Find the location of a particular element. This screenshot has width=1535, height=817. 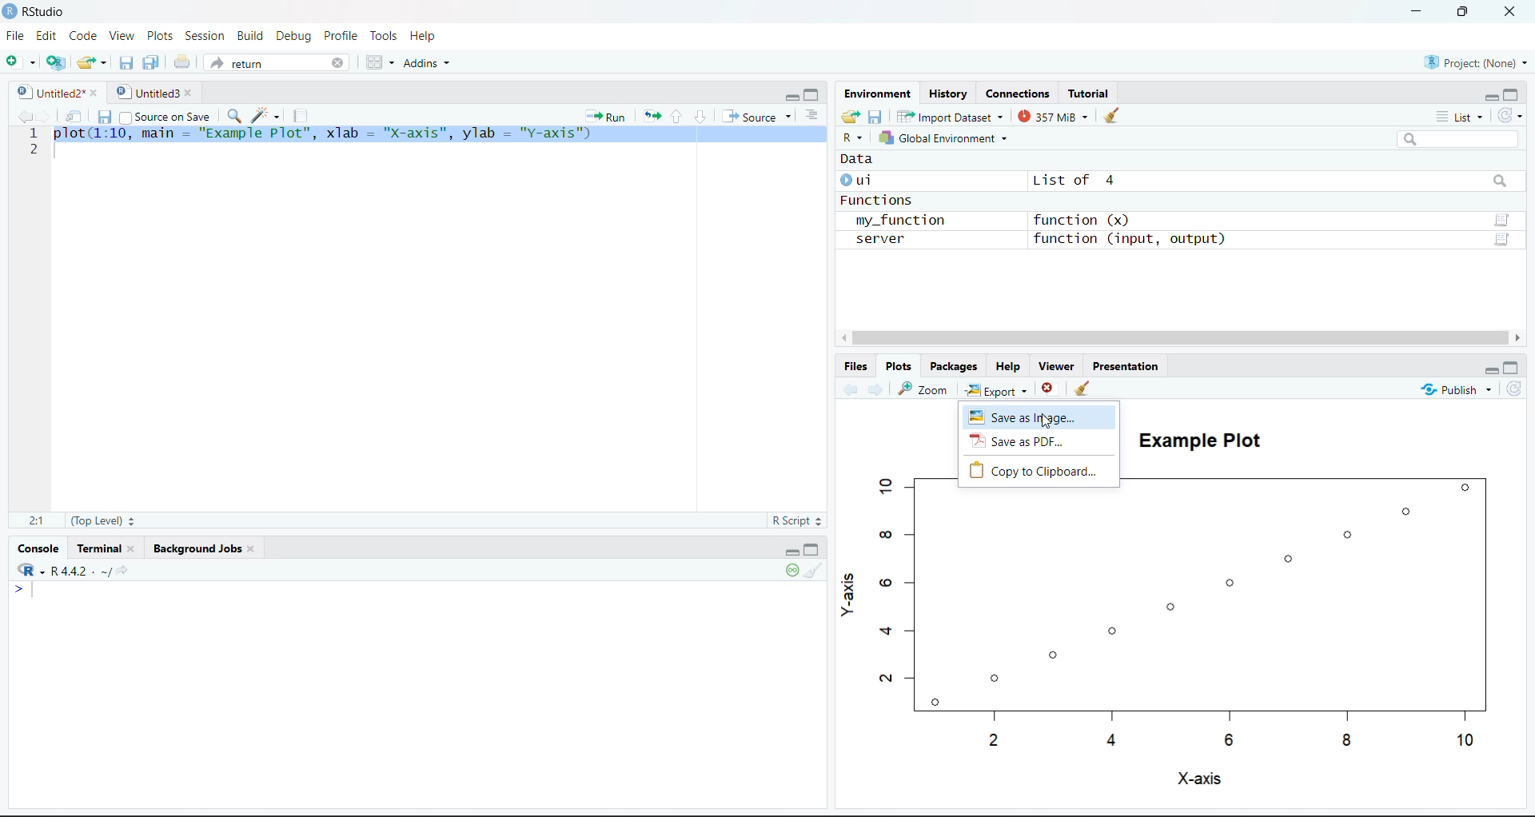

Save as page... is located at coordinates (1040, 416).